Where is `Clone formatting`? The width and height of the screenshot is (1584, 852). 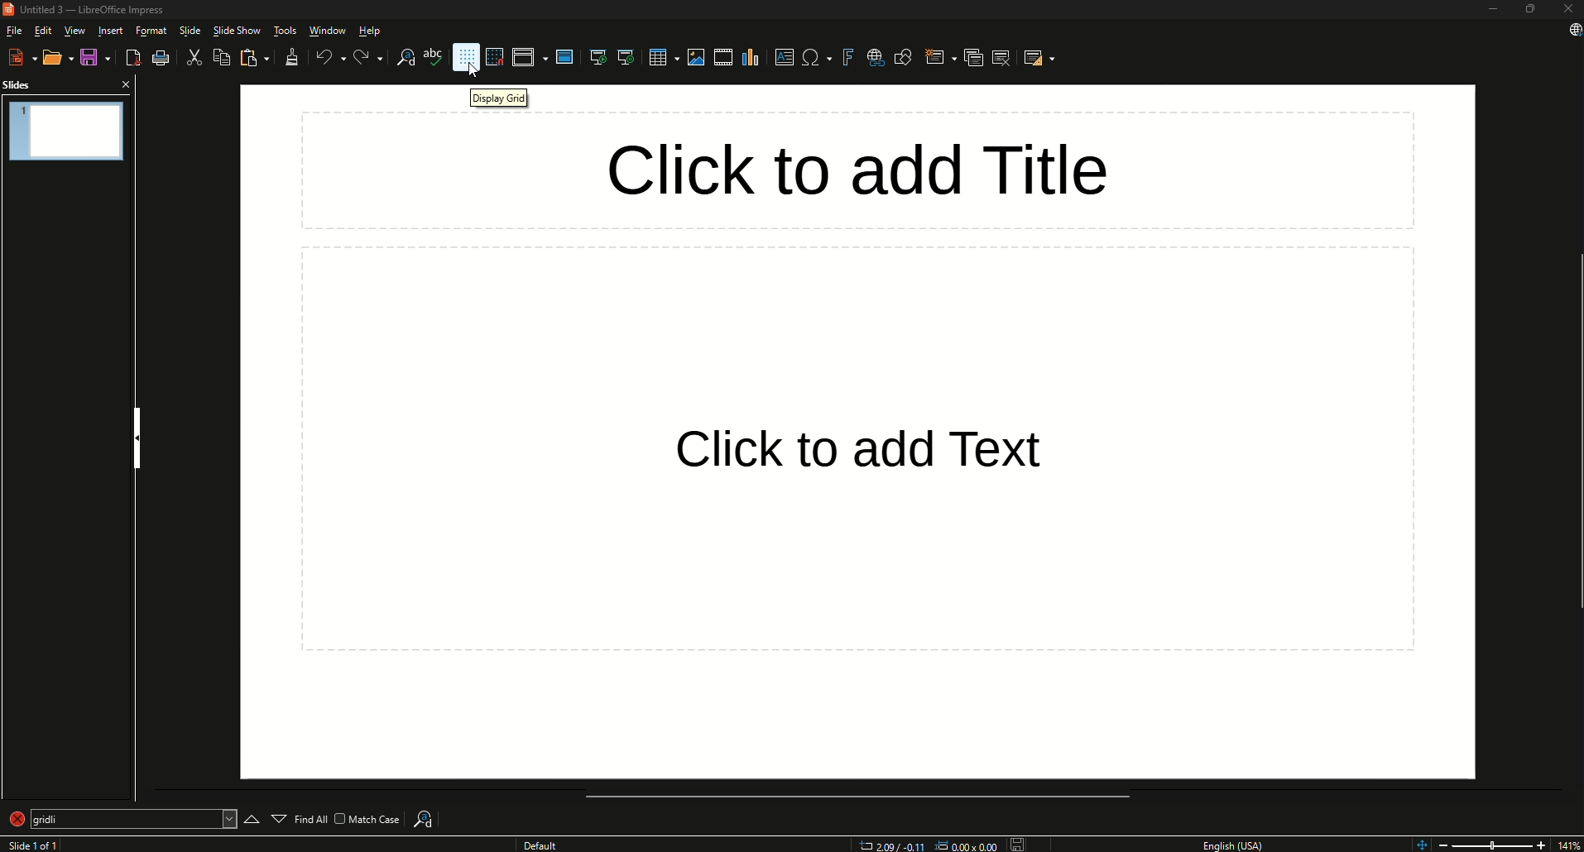
Clone formatting is located at coordinates (293, 56).